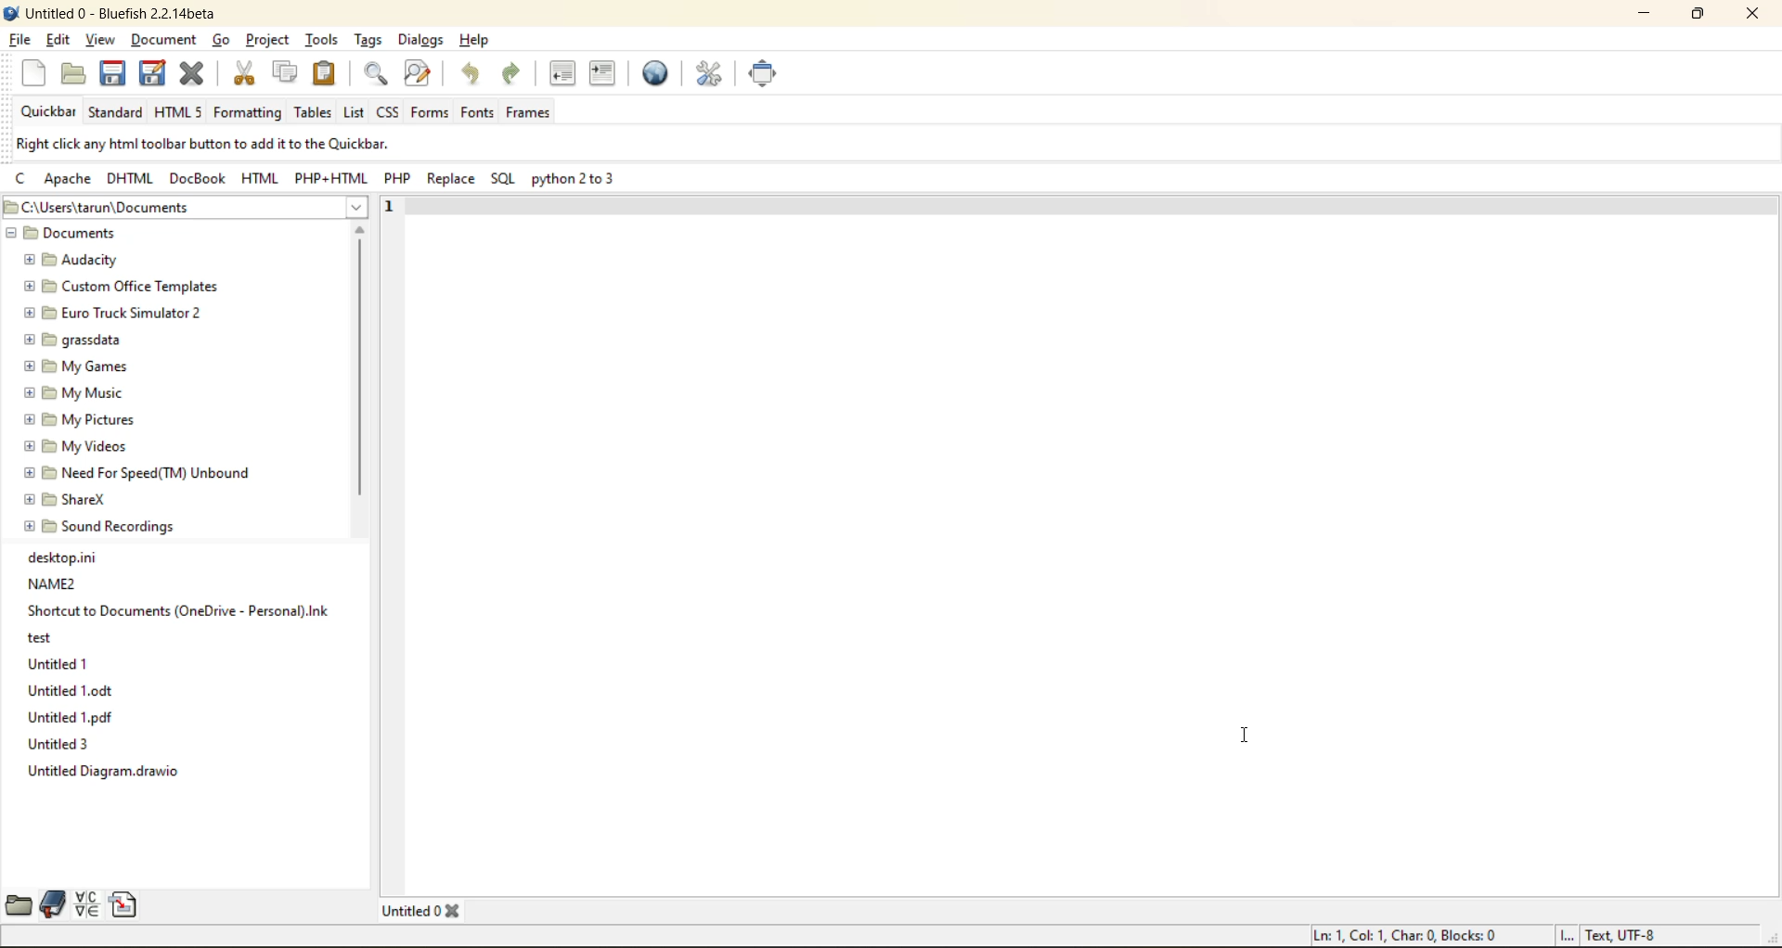  I want to click on frames, so click(529, 114).